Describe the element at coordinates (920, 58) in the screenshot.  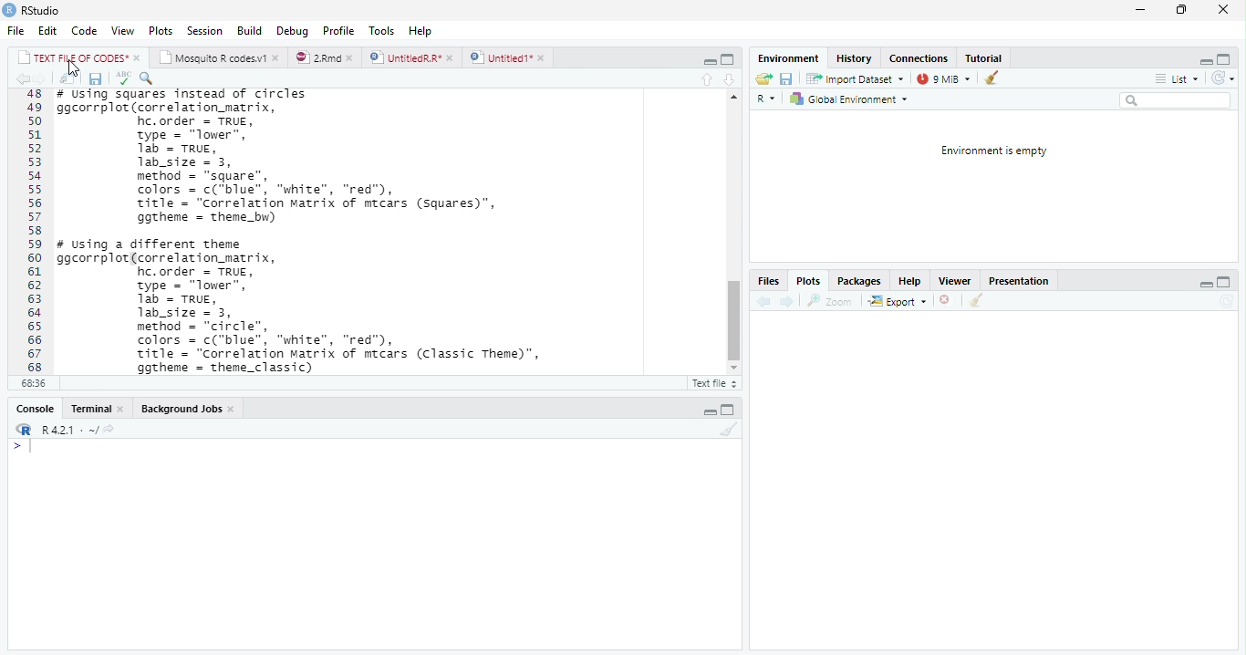
I see `connections` at that location.